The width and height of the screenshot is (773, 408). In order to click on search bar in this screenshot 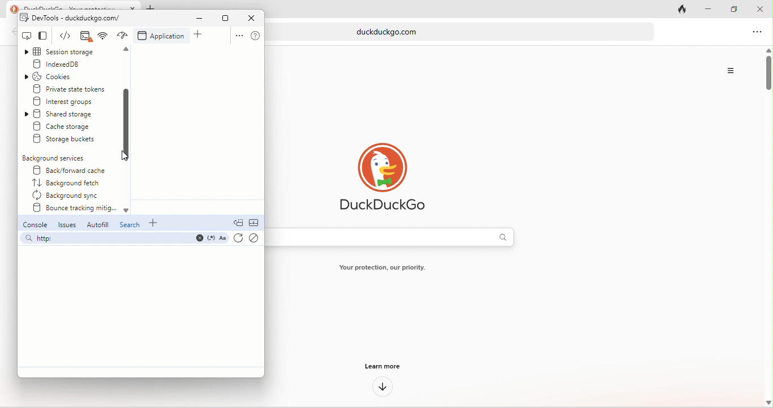, I will do `click(123, 240)`.